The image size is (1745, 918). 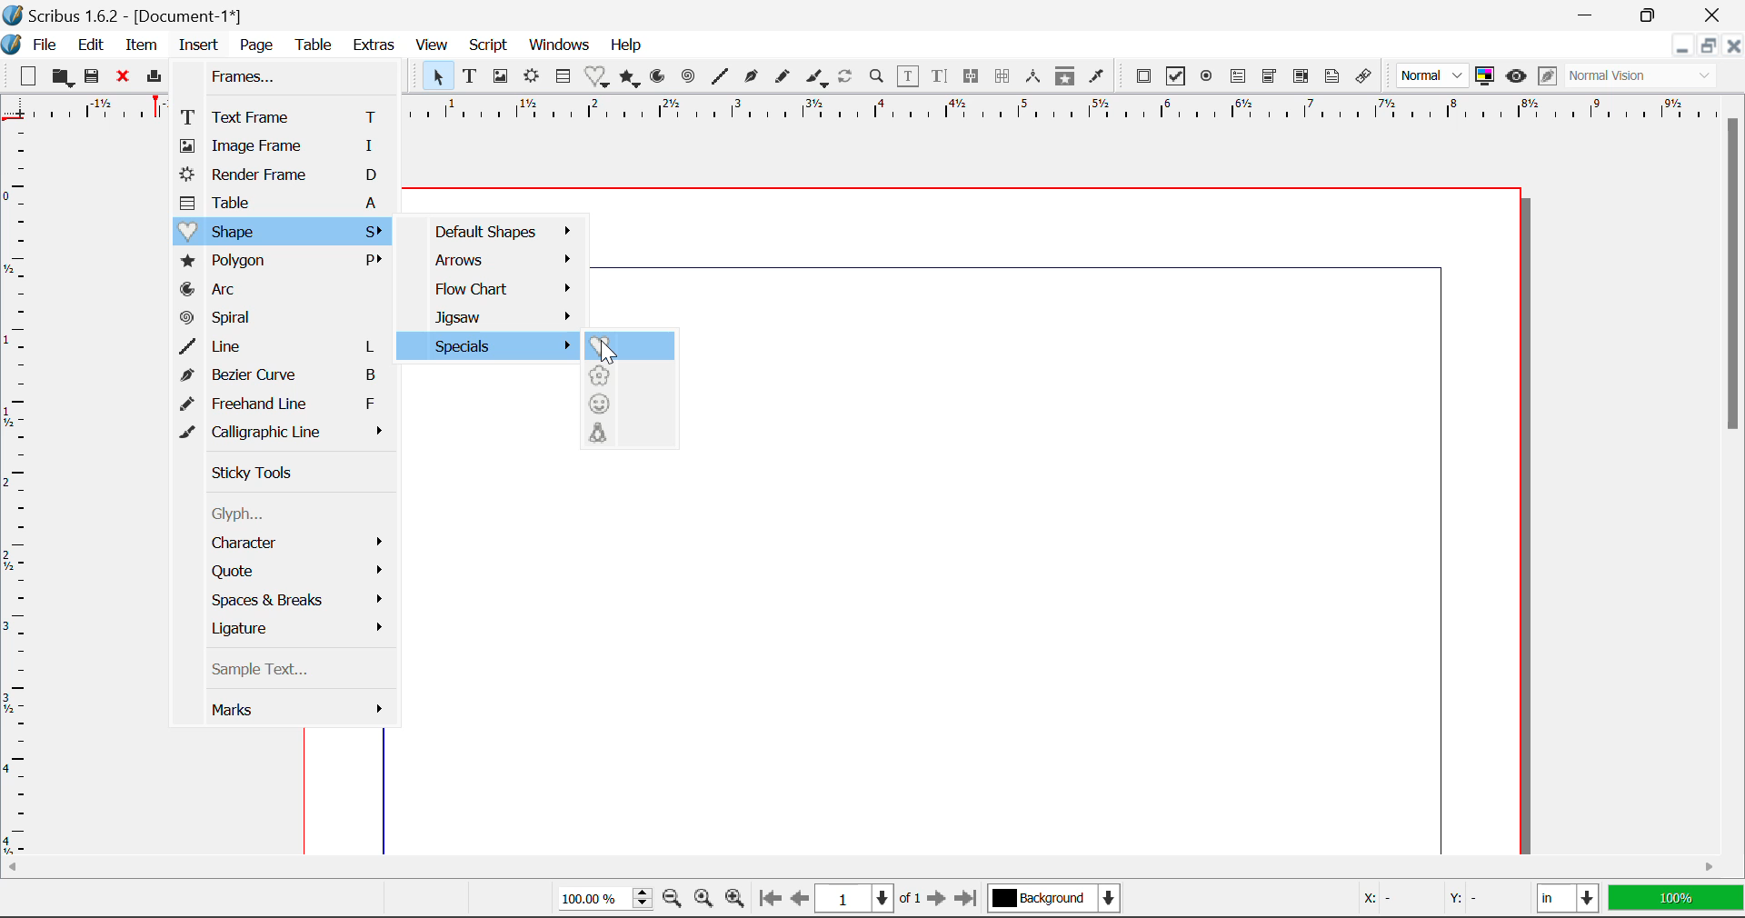 I want to click on Close, so click(x=1718, y=15).